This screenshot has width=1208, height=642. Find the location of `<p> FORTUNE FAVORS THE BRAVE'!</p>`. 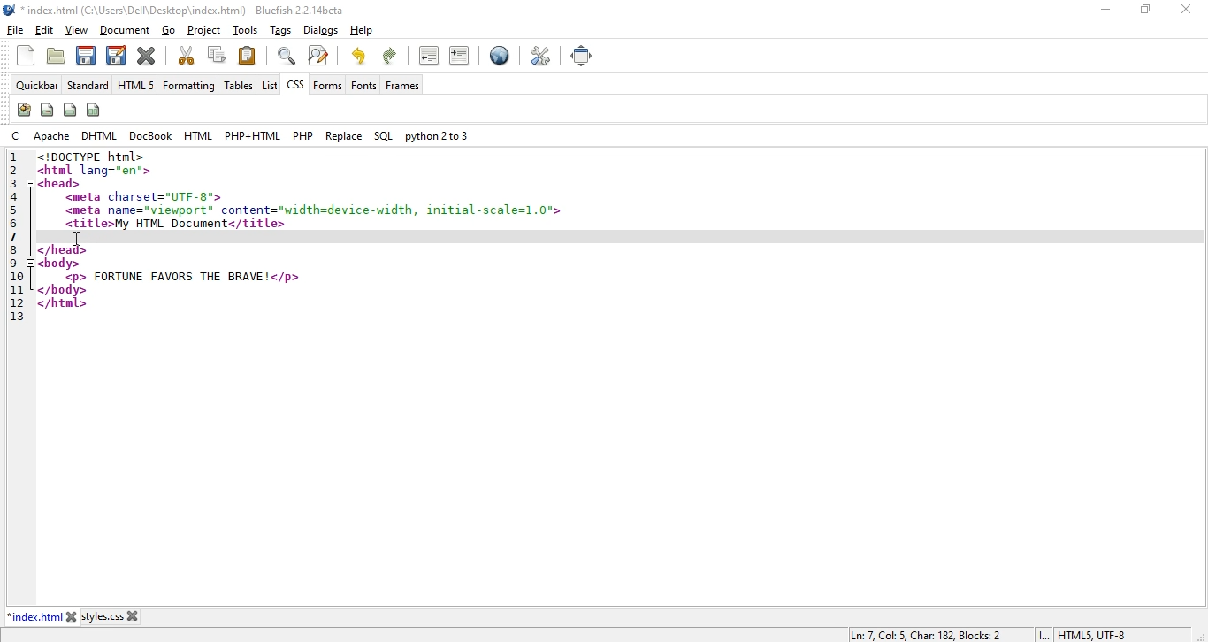

<p> FORTUNE FAVORS THE BRAVE'!</p> is located at coordinates (181, 277).